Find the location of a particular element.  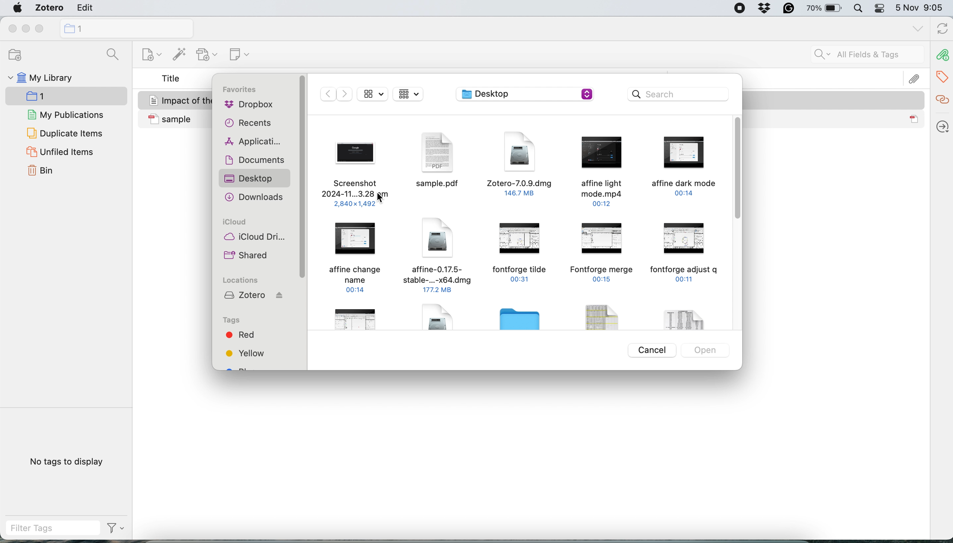

sample is located at coordinates (177, 119).